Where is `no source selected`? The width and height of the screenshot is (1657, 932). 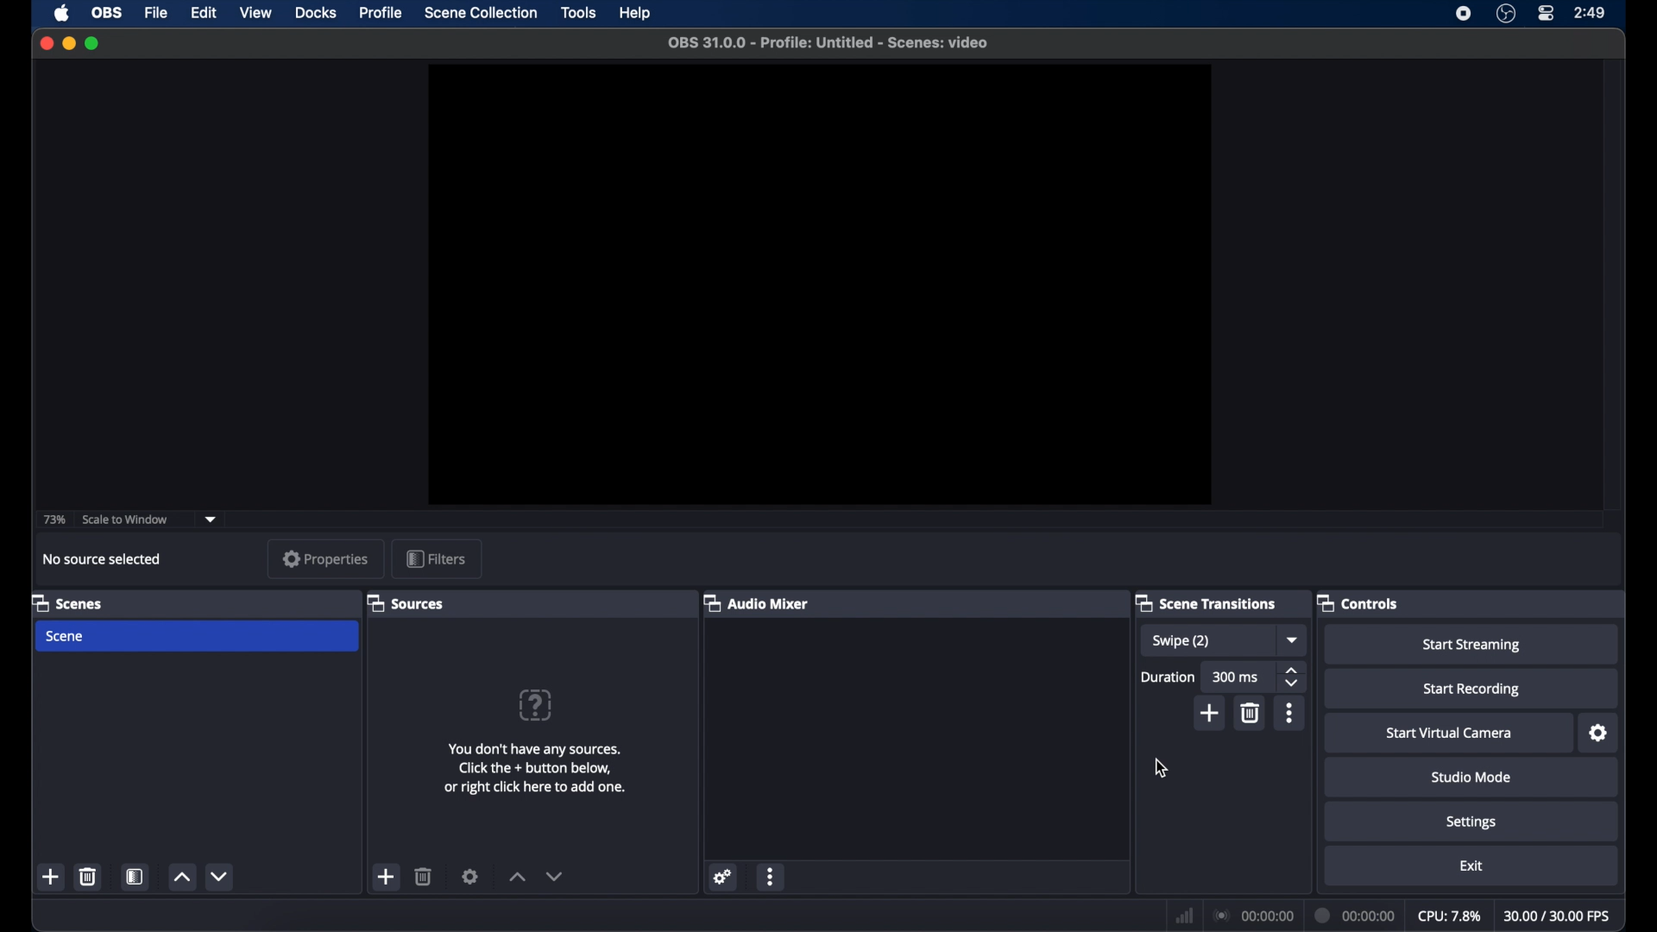
no source selected is located at coordinates (104, 558).